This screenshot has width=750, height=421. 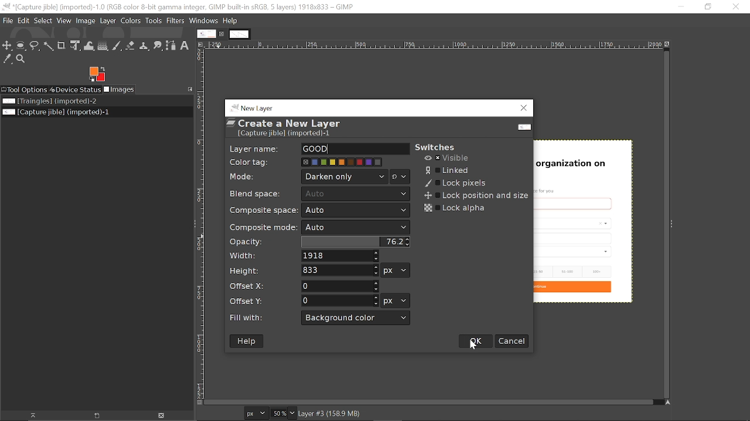 I want to click on Color tag, so click(x=342, y=162).